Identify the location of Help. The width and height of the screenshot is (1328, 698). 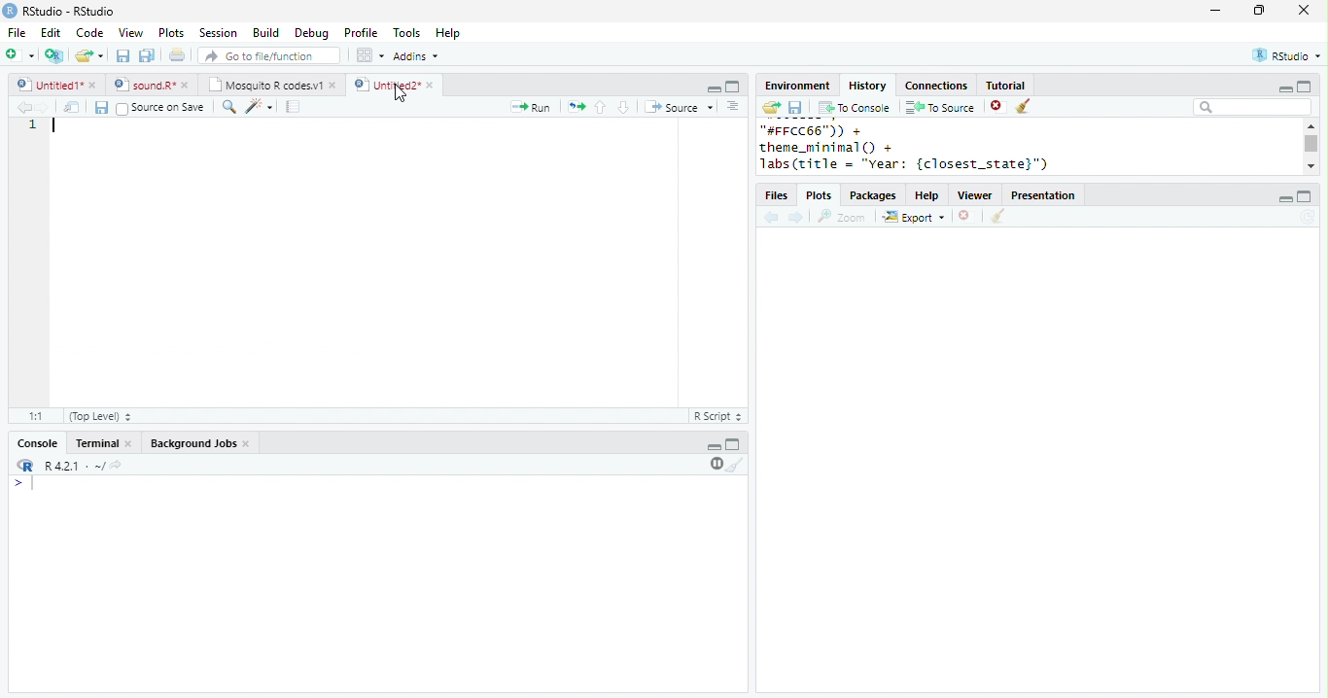
(448, 34).